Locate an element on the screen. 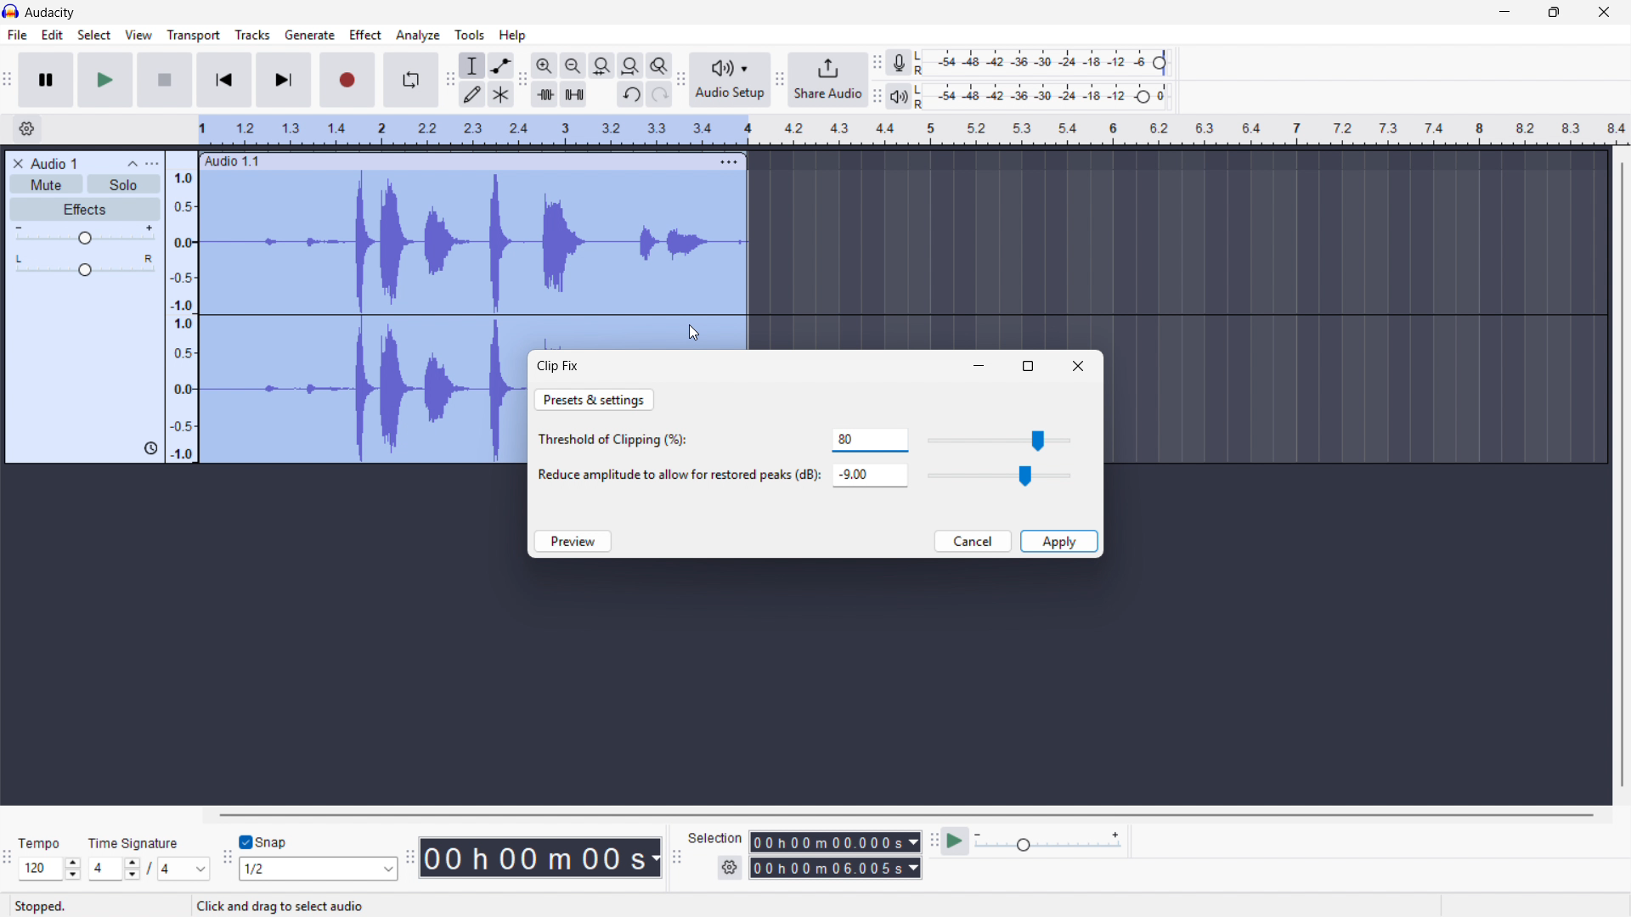 This screenshot has height=917, width=1631. Recording level is located at coordinates (1046, 63).